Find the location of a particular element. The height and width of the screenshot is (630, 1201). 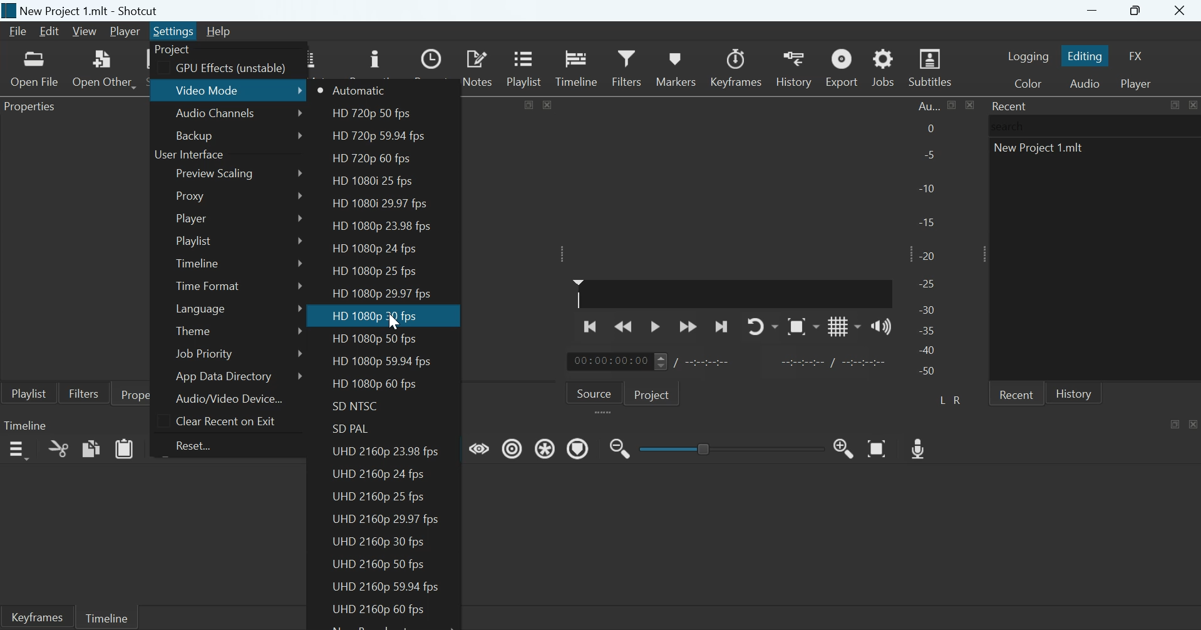

Toggle is located at coordinates (705, 447).